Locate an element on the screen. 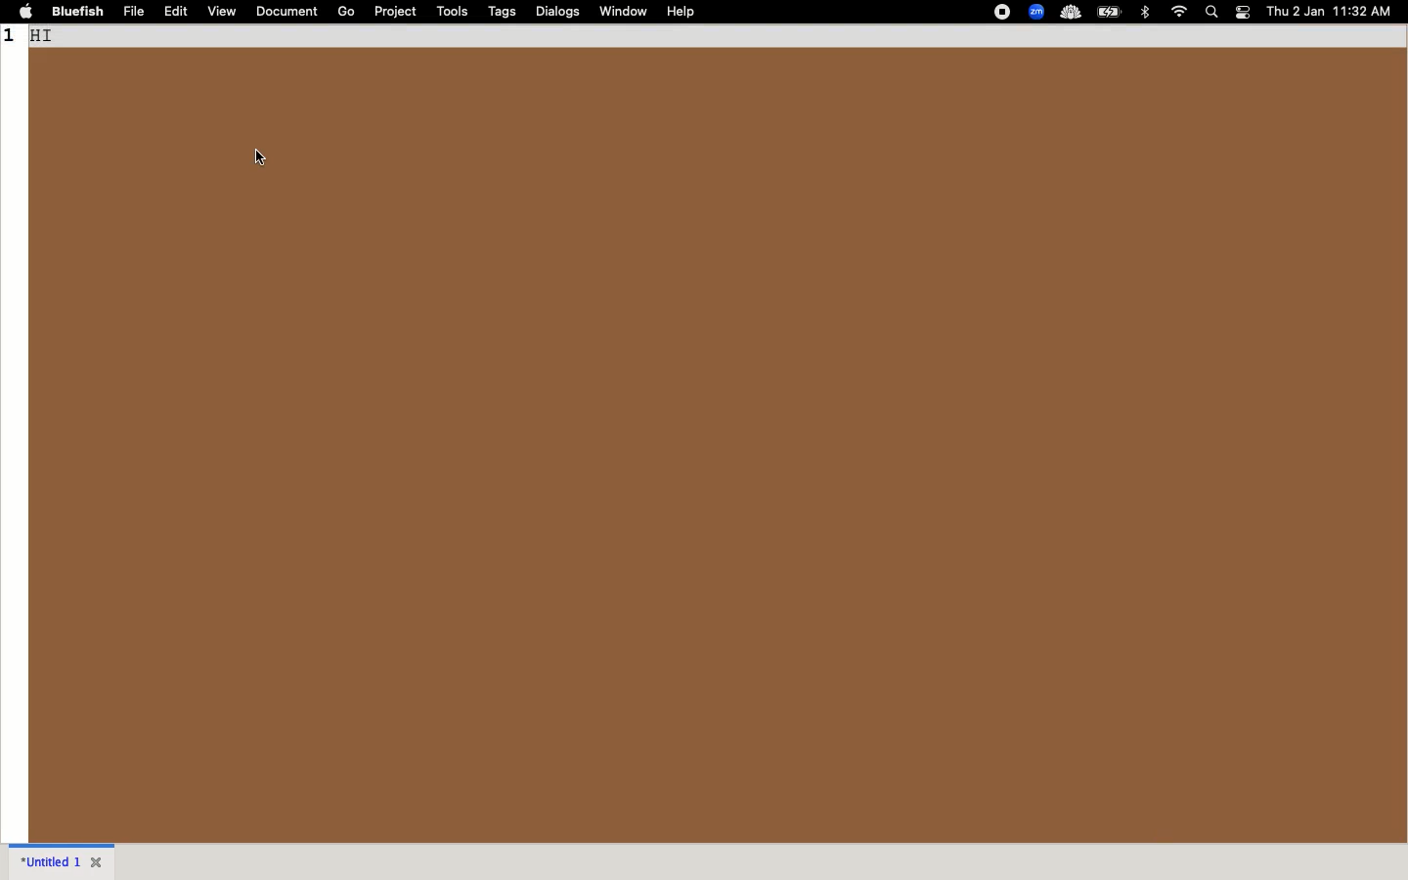 The width and height of the screenshot is (1408, 880). go is located at coordinates (346, 12).